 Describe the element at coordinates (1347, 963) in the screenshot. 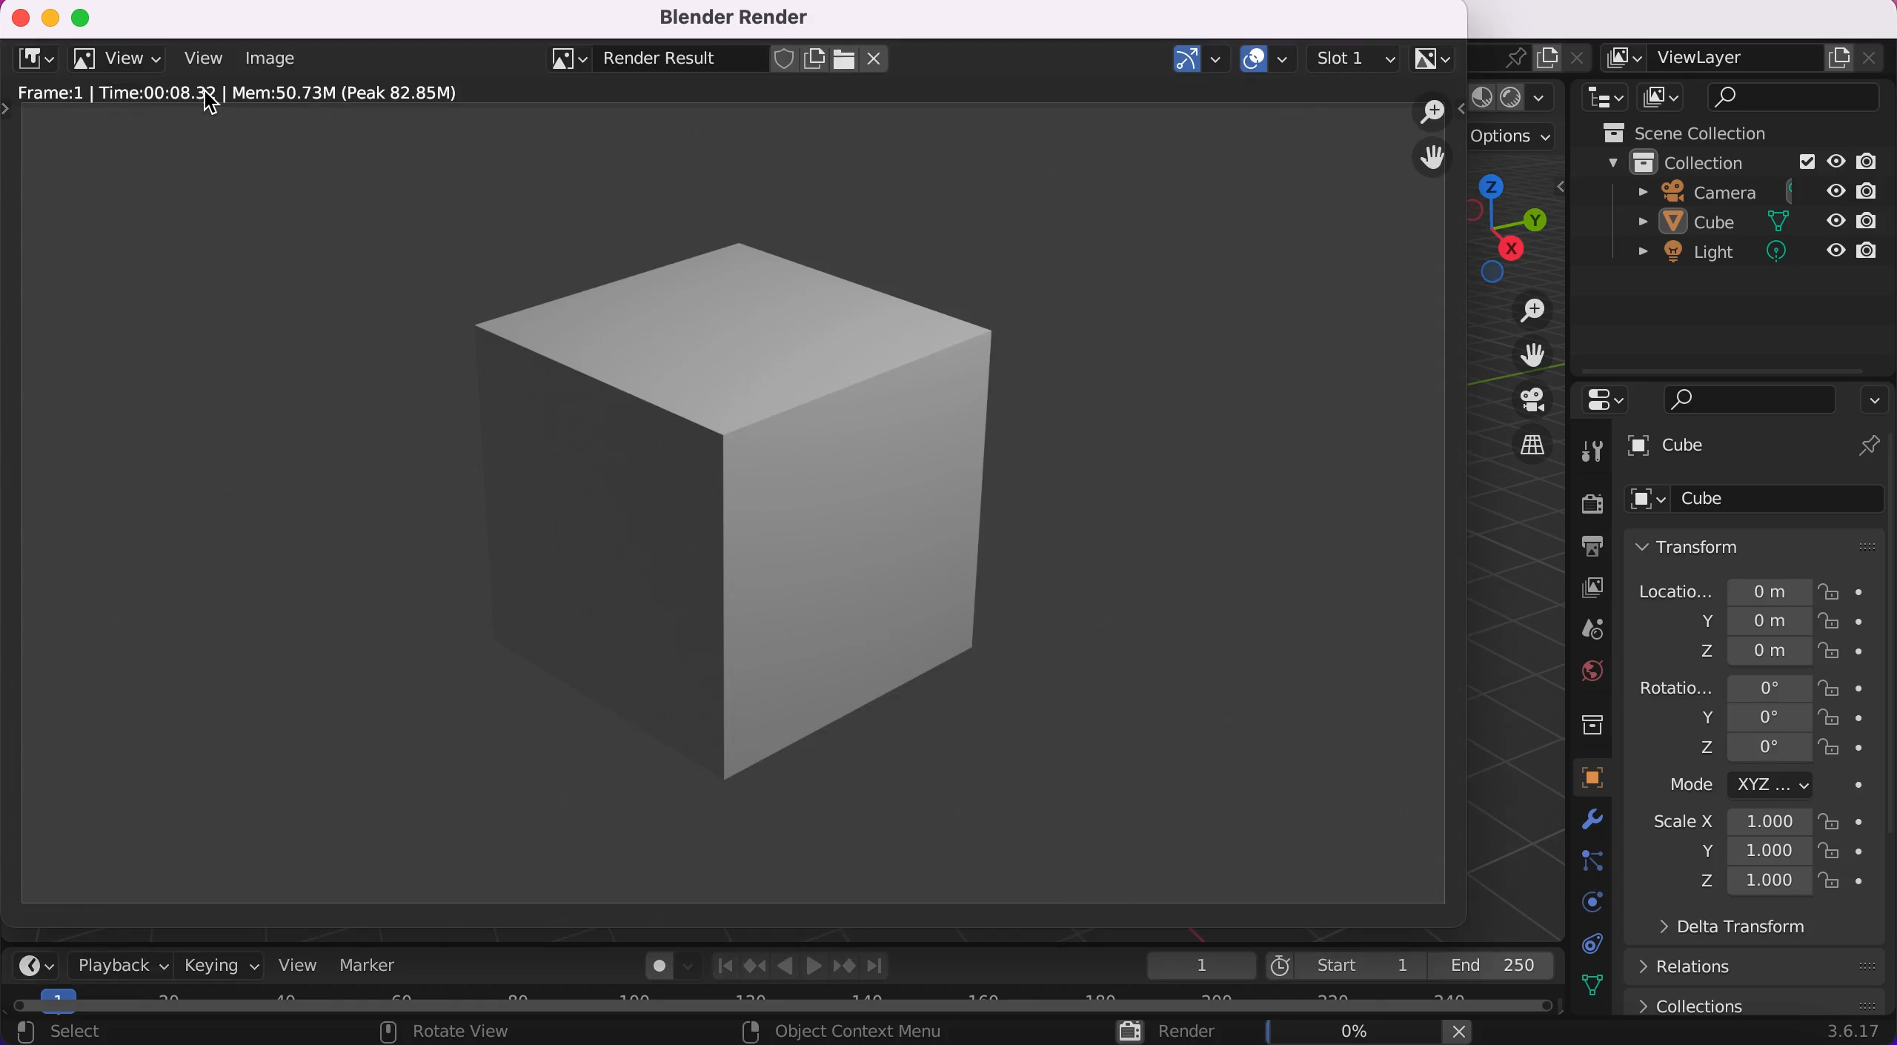

I see `start 1` at that location.